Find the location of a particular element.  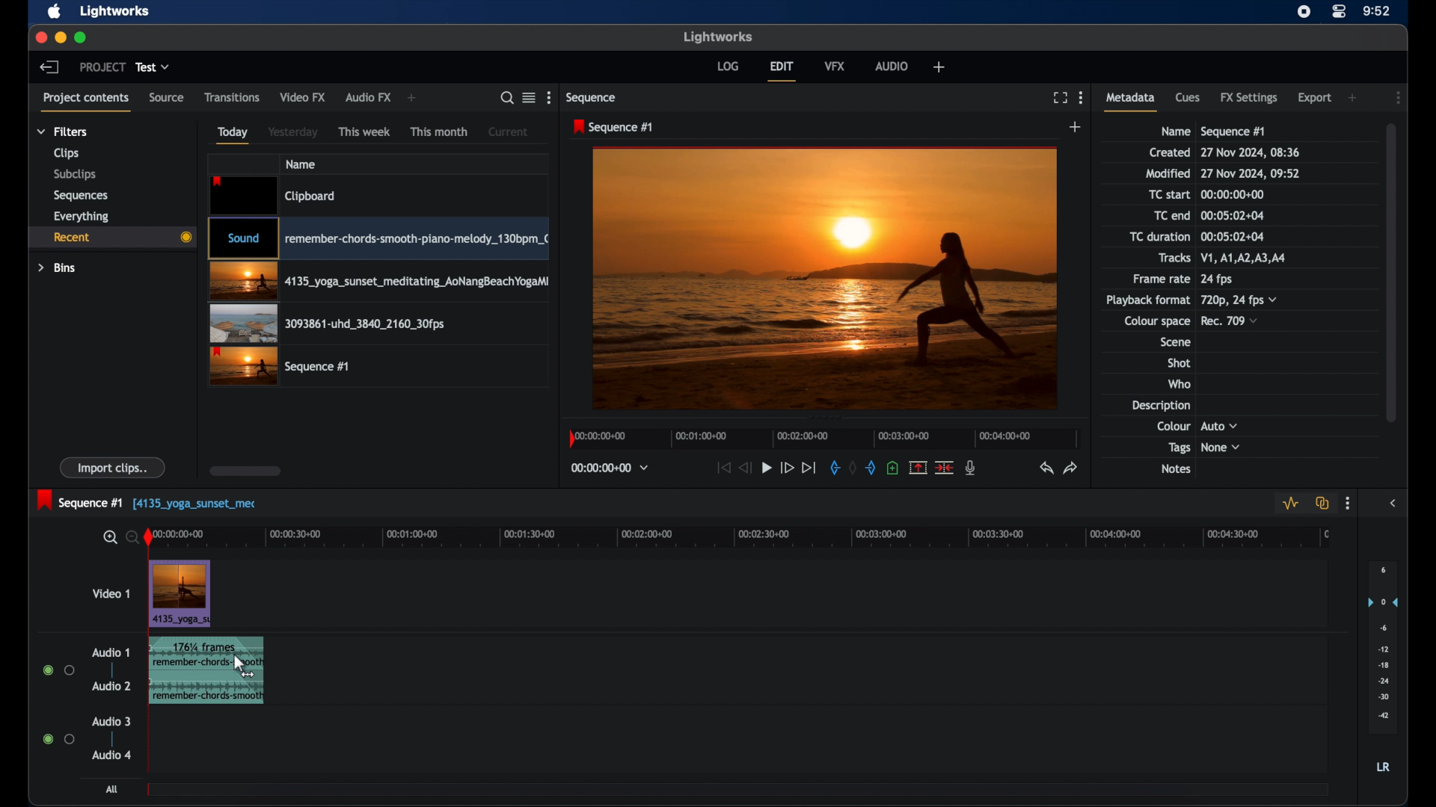

timecodes and reels is located at coordinates (610, 468).